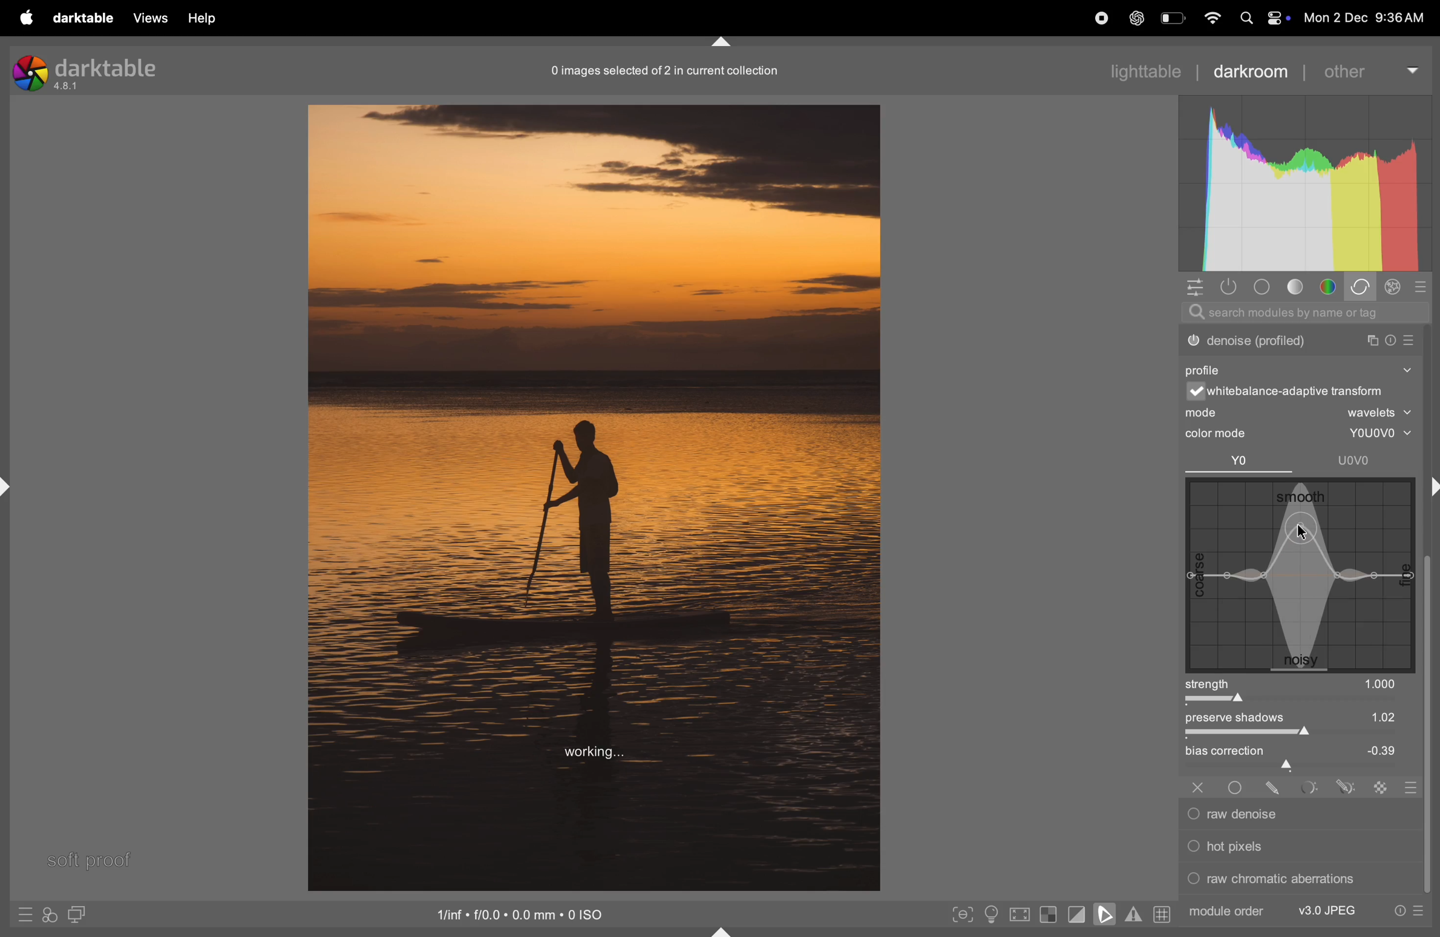 This screenshot has height=937, width=1440. I want to click on color mode, so click(1228, 434).